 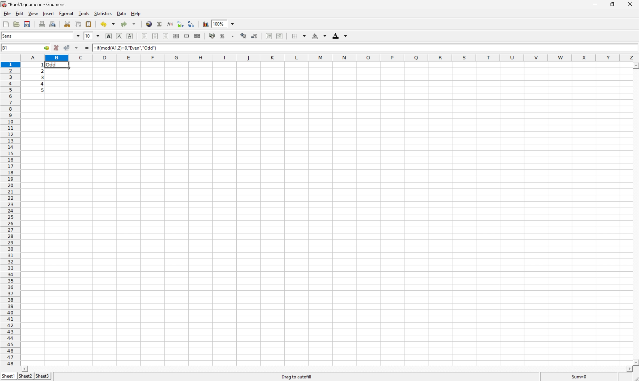 What do you see at coordinates (233, 36) in the screenshot?
I see `Set the format of the selected cells to include a thousands separator` at bounding box center [233, 36].